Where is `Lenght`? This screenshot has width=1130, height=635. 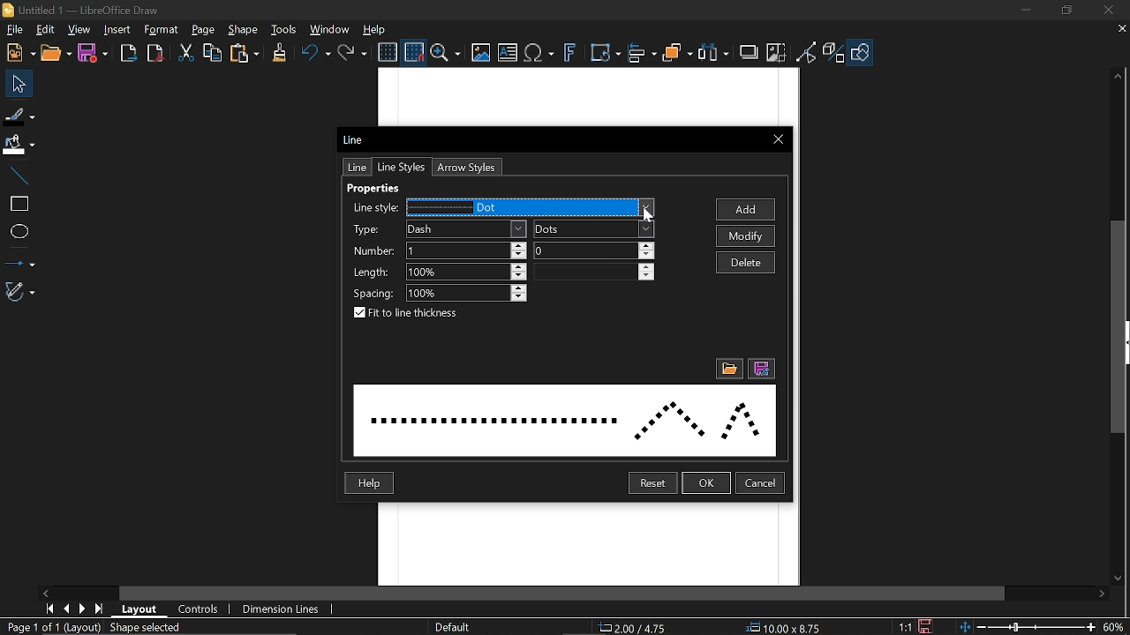
Lenght is located at coordinates (594, 272).